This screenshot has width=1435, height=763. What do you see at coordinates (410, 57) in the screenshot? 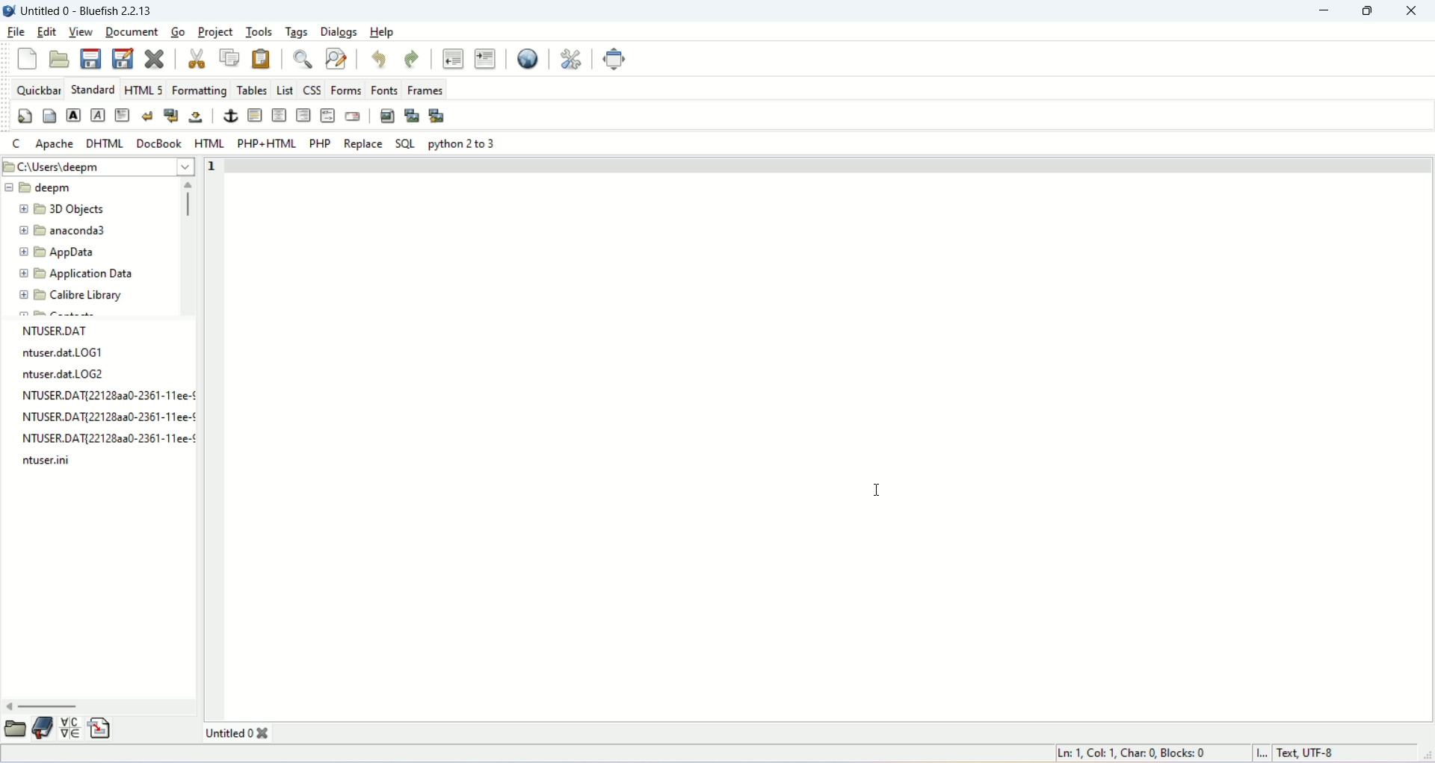
I see `redo` at bounding box center [410, 57].